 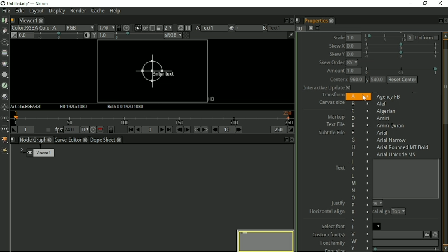 What do you see at coordinates (65, 129) in the screenshot?
I see `fps` at bounding box center [65, 129].